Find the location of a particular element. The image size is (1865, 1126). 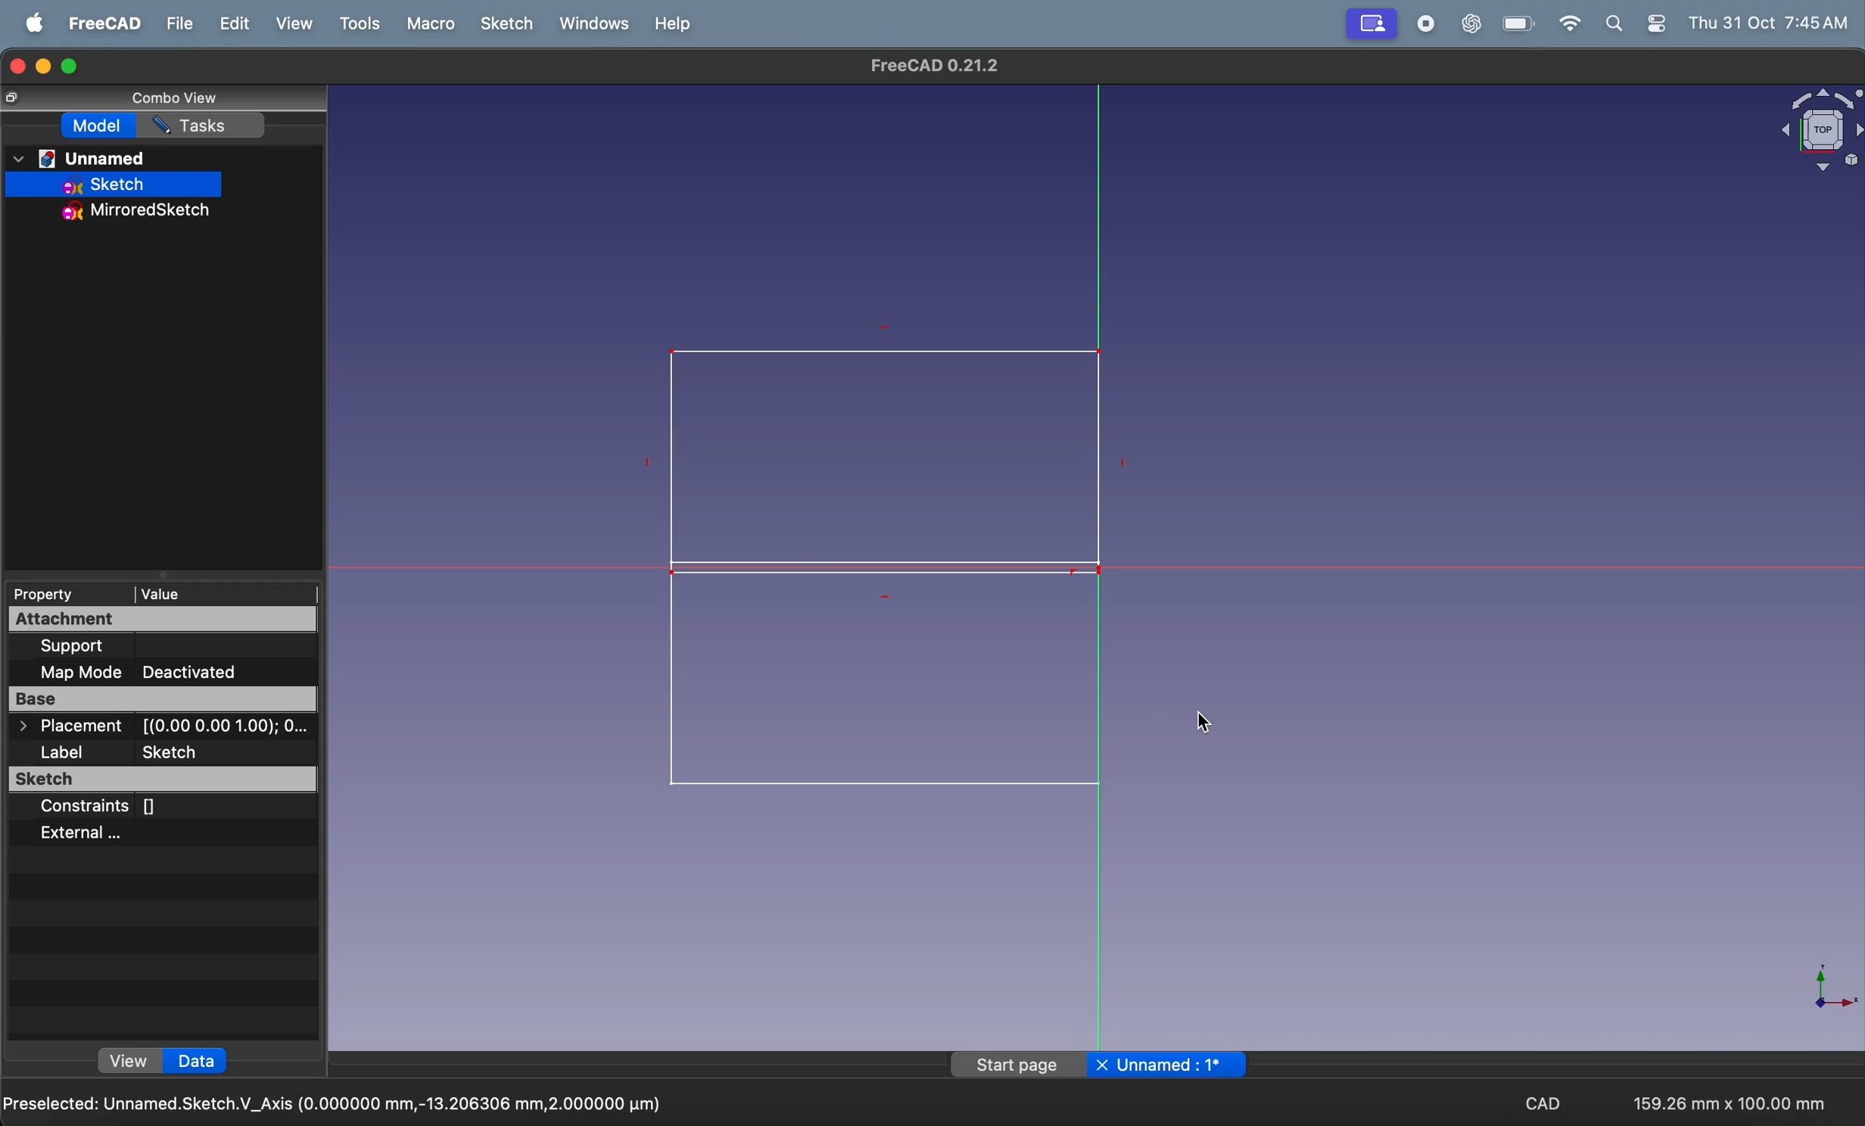

combo view is located at coordinates (174, 97).